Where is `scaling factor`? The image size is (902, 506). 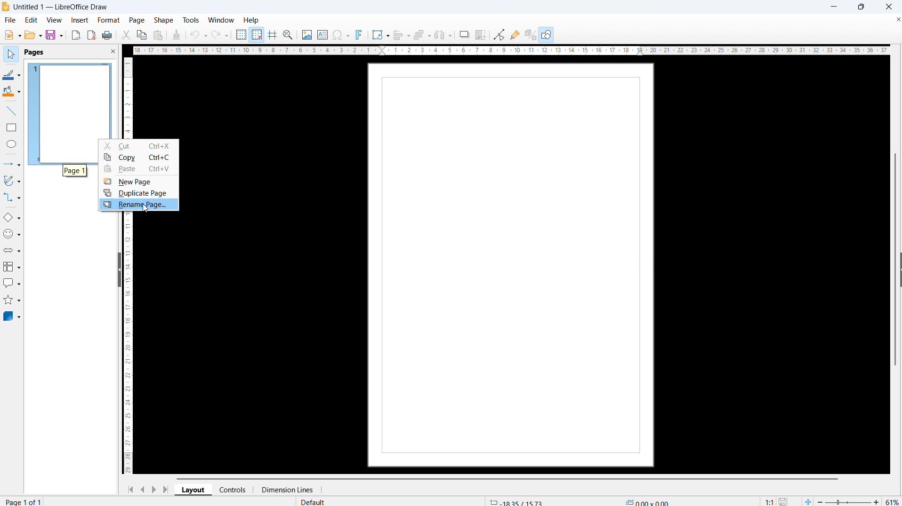
scaling factor is located at coordinates (769, 500).